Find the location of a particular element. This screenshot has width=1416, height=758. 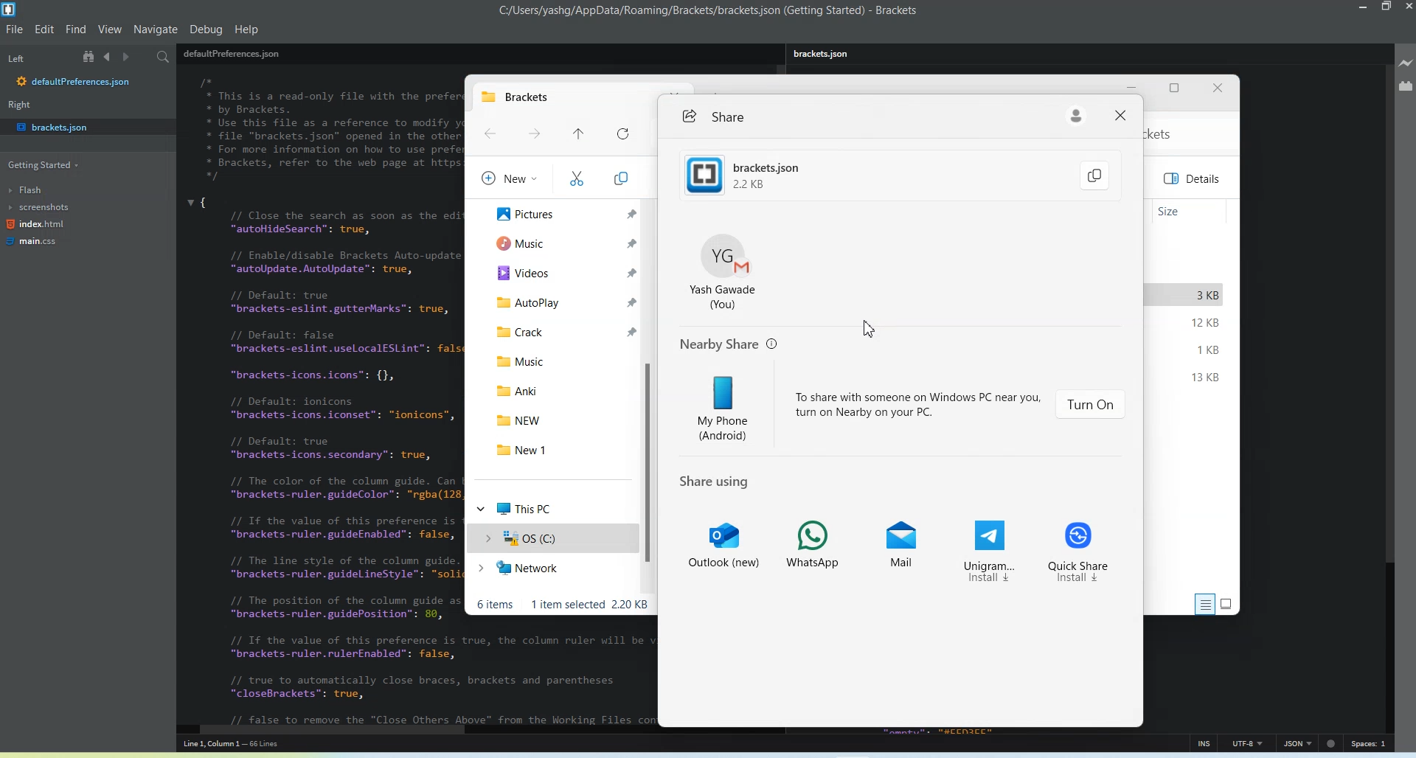

Autoplay is located at coordinates (560, 301).